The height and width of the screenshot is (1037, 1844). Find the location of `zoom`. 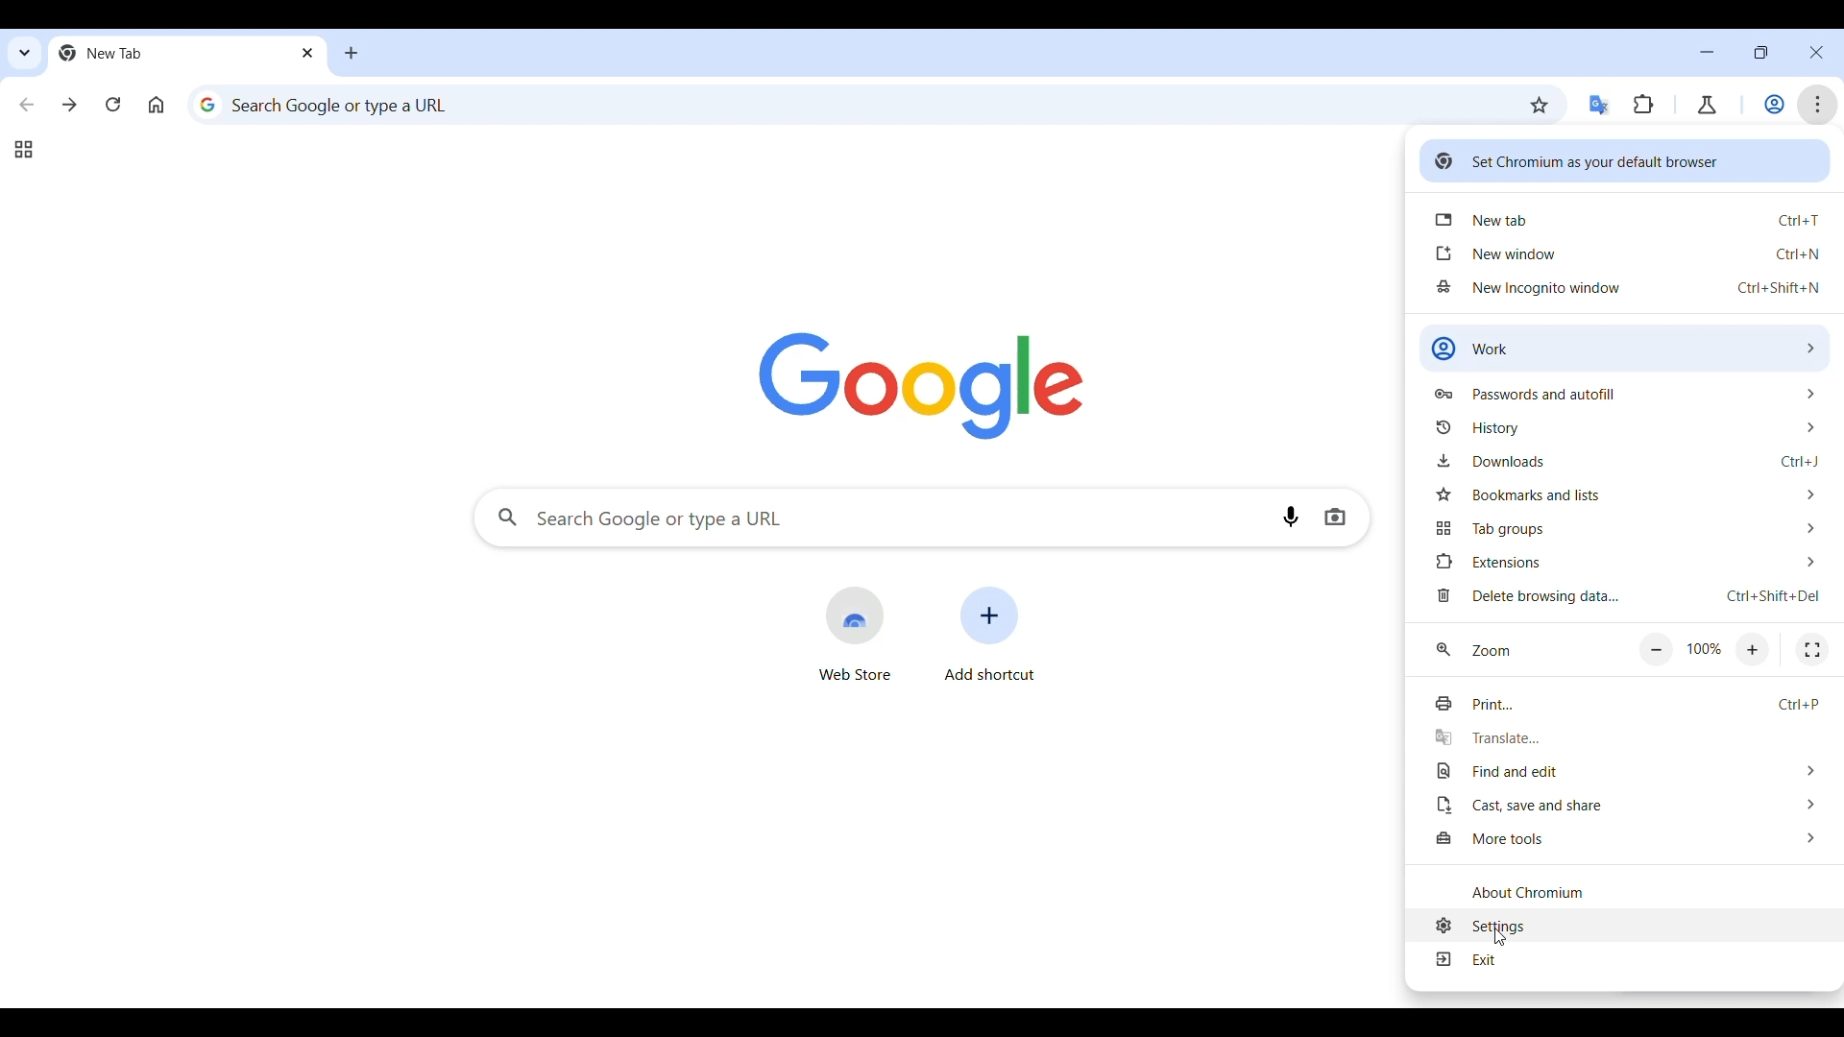

zoom is located at coordinates (1474, 651).